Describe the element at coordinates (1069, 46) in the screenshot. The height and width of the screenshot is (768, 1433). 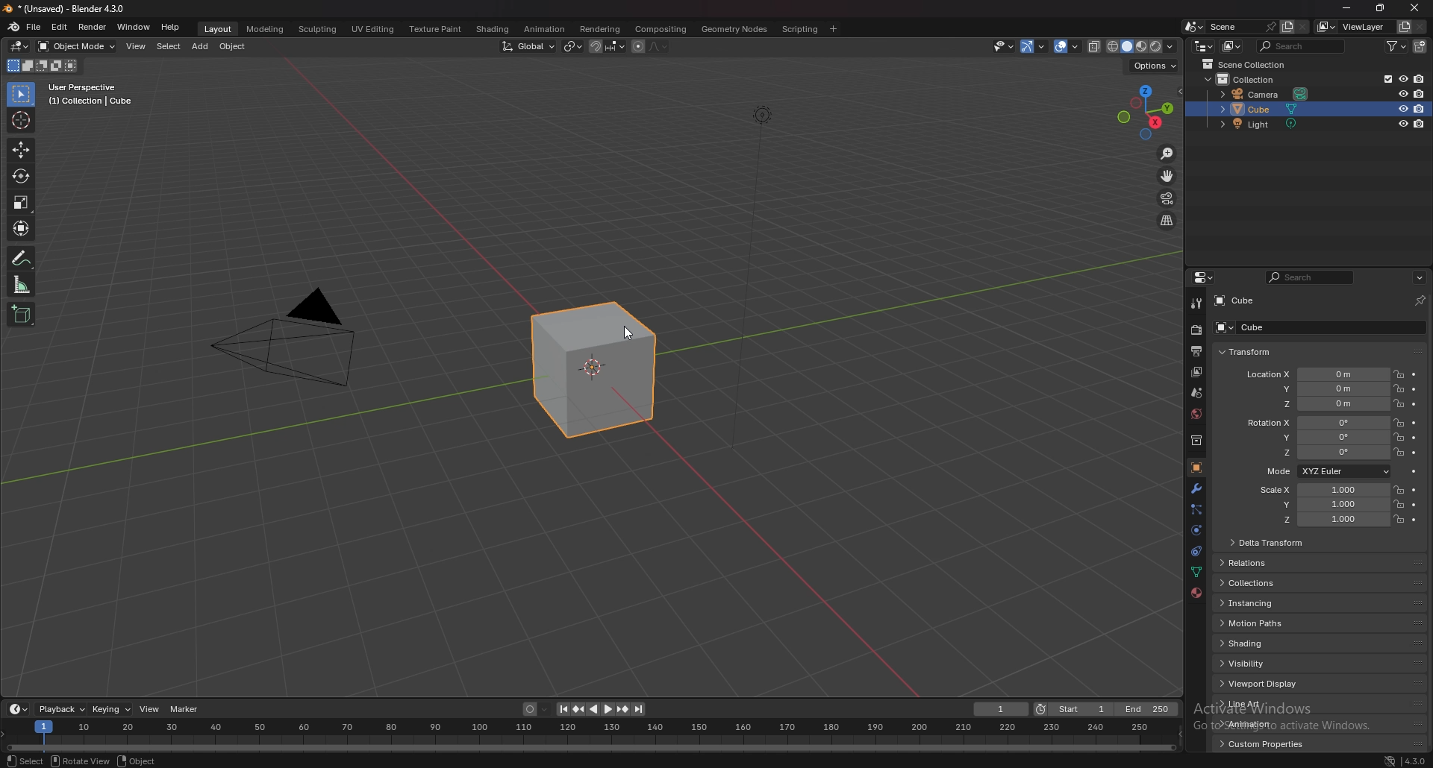
I see `show overlays` at that location.